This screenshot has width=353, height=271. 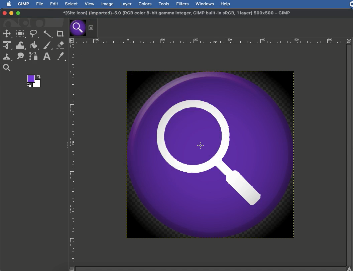 What do you see at coordinates (90, 4) in the screenshot?
I see `View` at bounding box center [90, 4].